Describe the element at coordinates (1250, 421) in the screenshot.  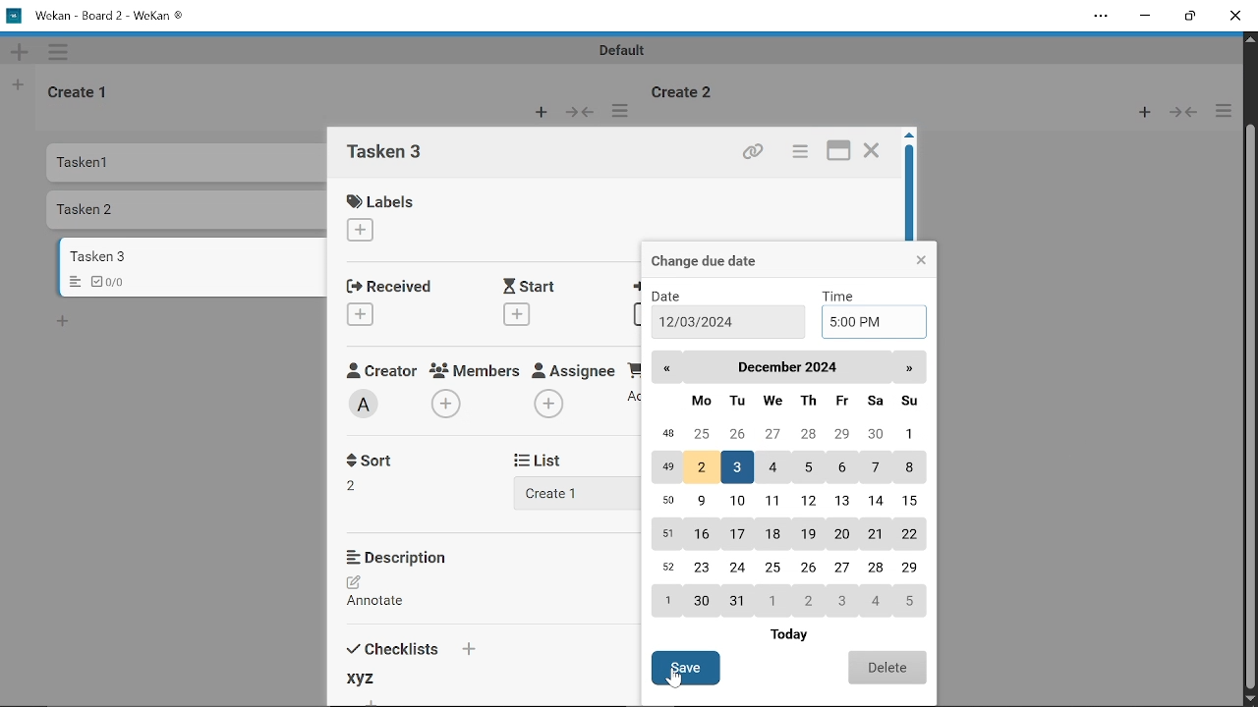
I see `Cursor` at that location.